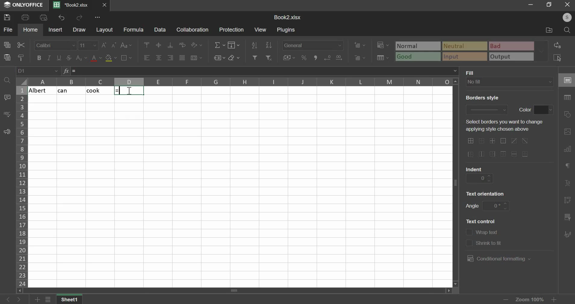  What do you see at coordinates (234, 58) in the screenshot?
I see `clear` at bounding box center [234, 58].